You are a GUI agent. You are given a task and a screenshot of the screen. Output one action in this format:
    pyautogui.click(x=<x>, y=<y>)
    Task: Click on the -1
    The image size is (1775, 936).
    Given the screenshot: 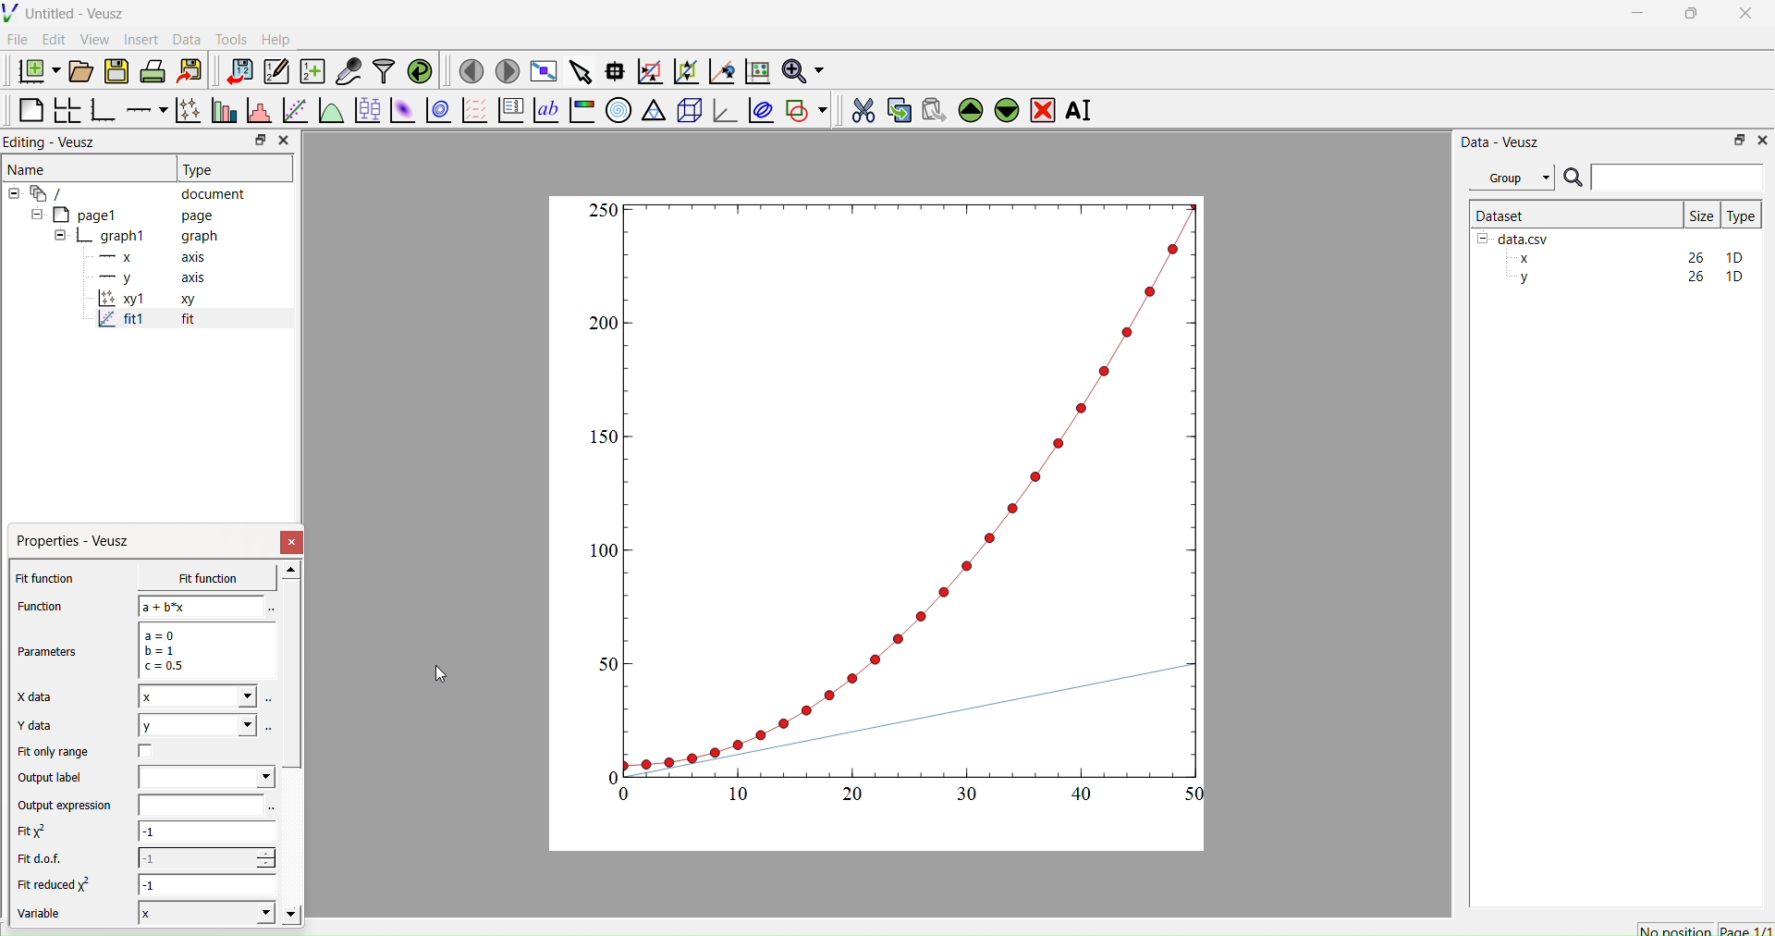 What is the action you would take?
    pyautogui.click(x=207, y=834)
    